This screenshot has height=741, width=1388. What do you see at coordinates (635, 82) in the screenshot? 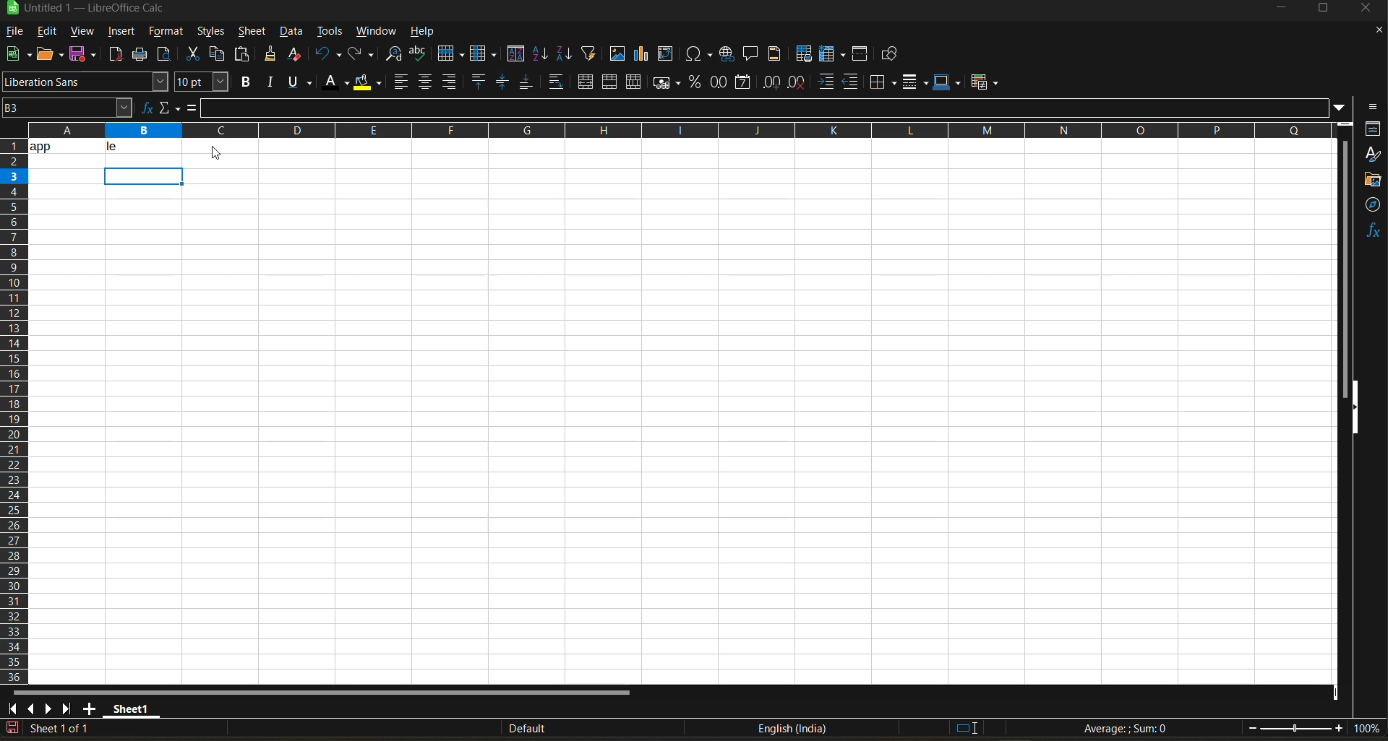
I see `unmerge cells` at bounding box center [635, 82].